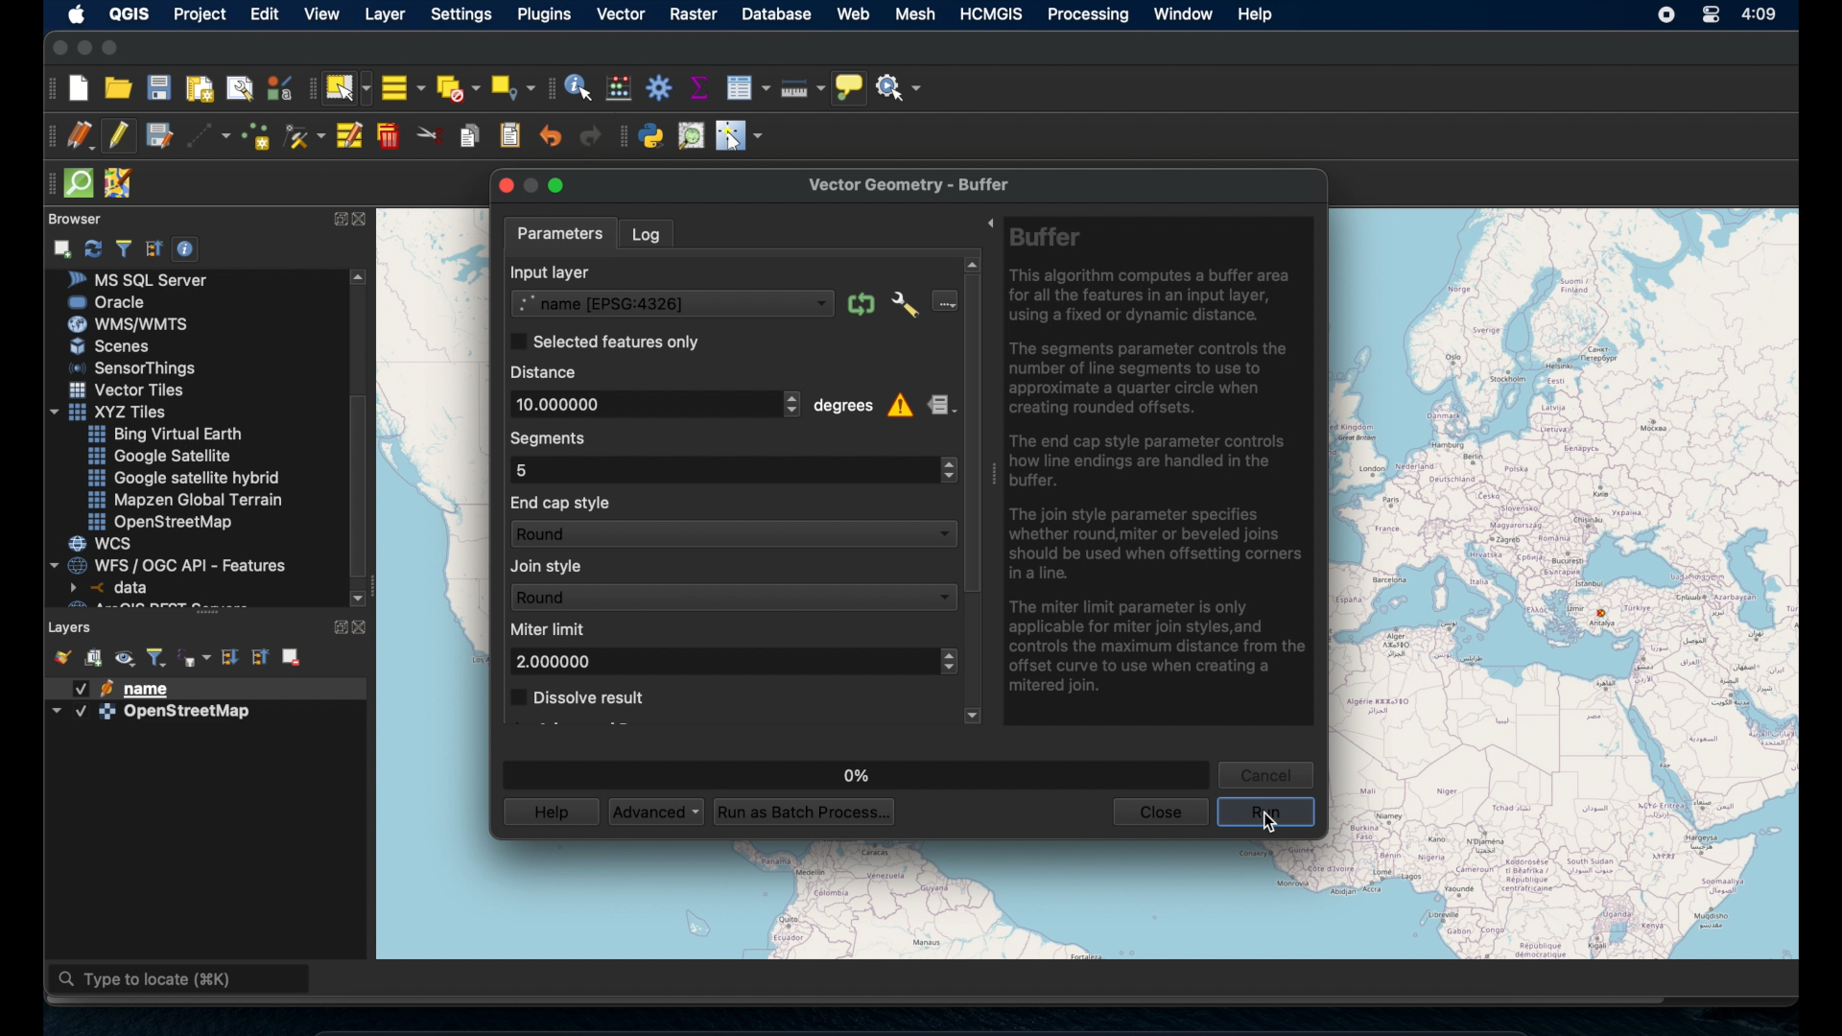 The width and height of the screenshot is (1842, 1036). What do you see at coordinates (556, 271) in the screenshot?
I see `input layer` at bounding box center [556, 271].